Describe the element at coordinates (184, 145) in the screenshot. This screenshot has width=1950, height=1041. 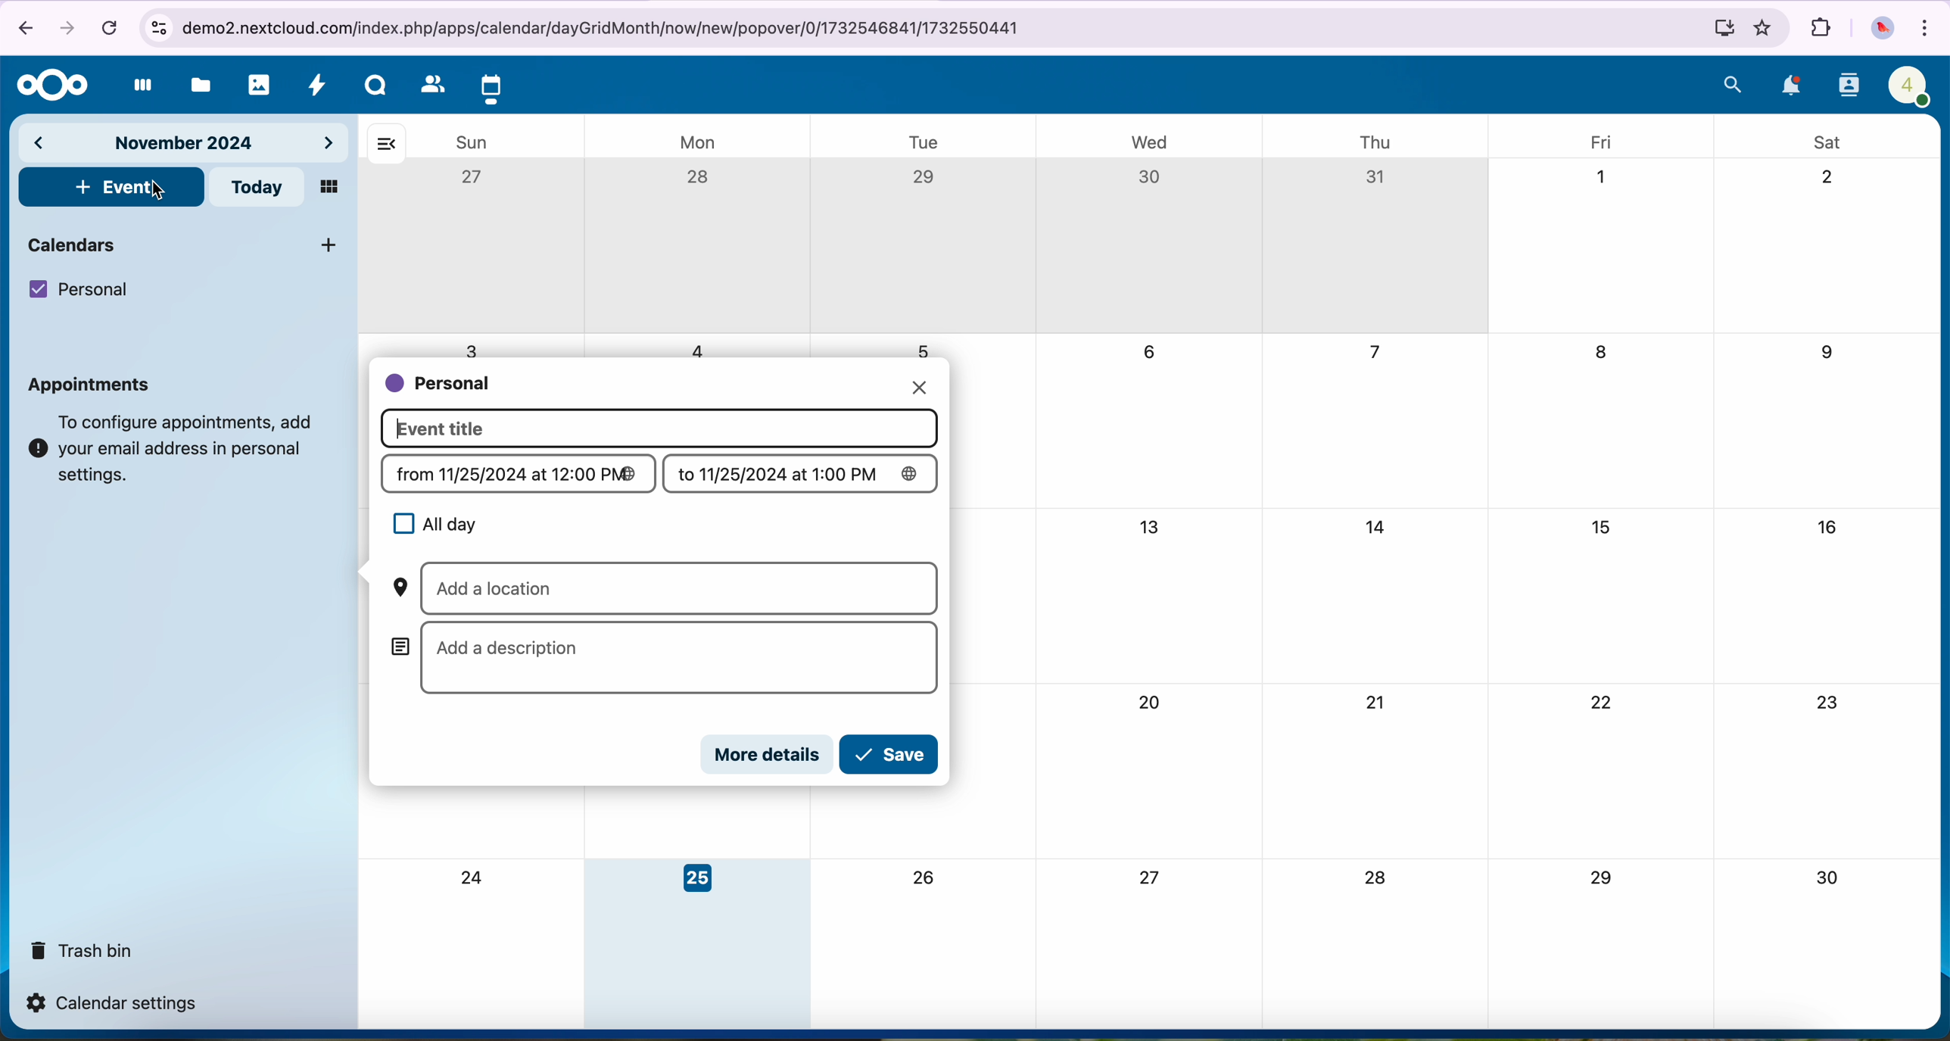
I see `november 2024` at that location.